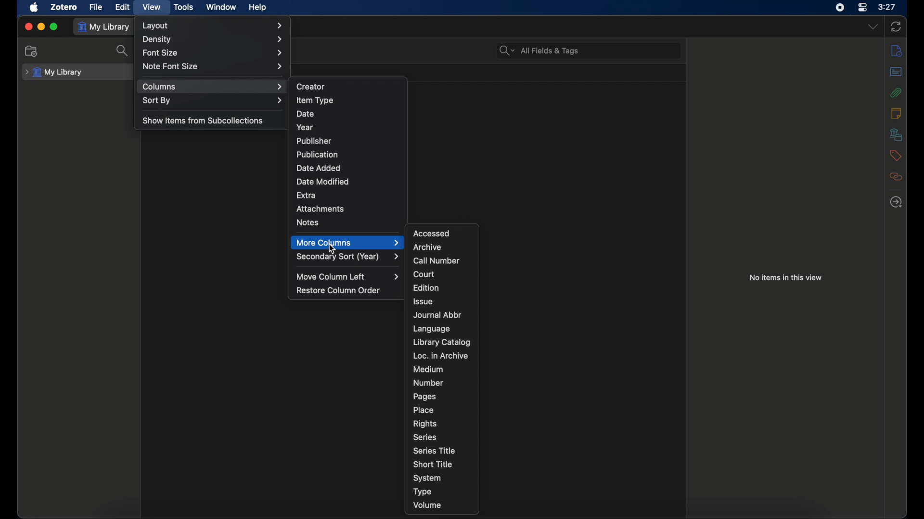  I want to click on my library, so click(54, 73).